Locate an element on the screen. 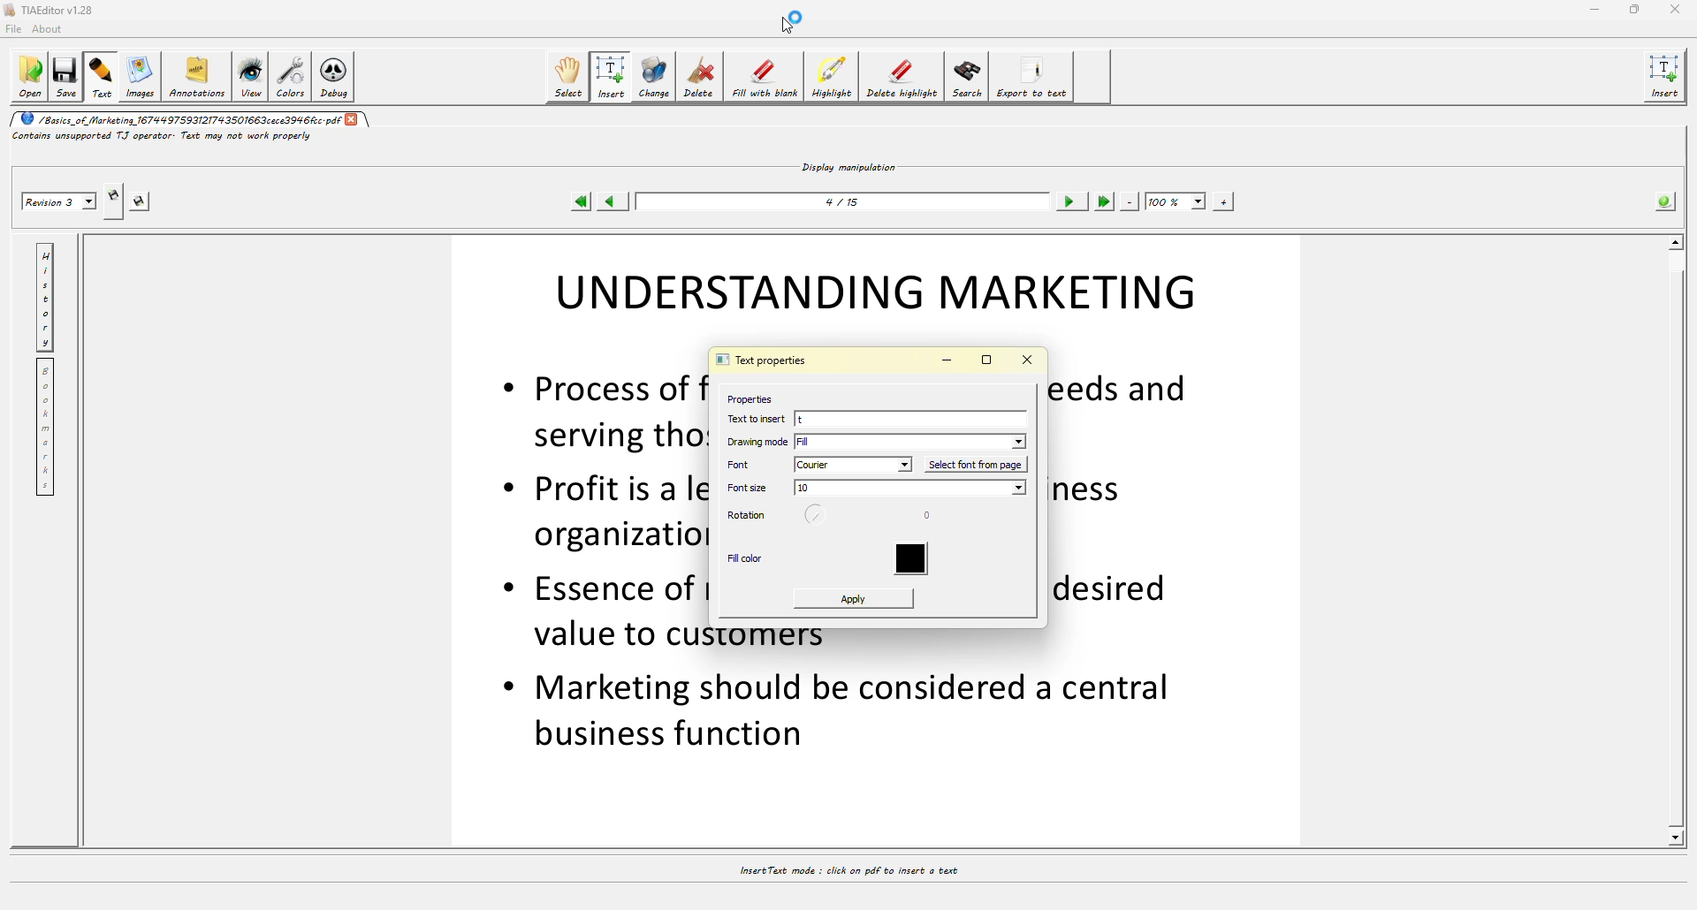 This screenshot has height=910, width=1697. bookmarks is located at coordinates (49, 428).